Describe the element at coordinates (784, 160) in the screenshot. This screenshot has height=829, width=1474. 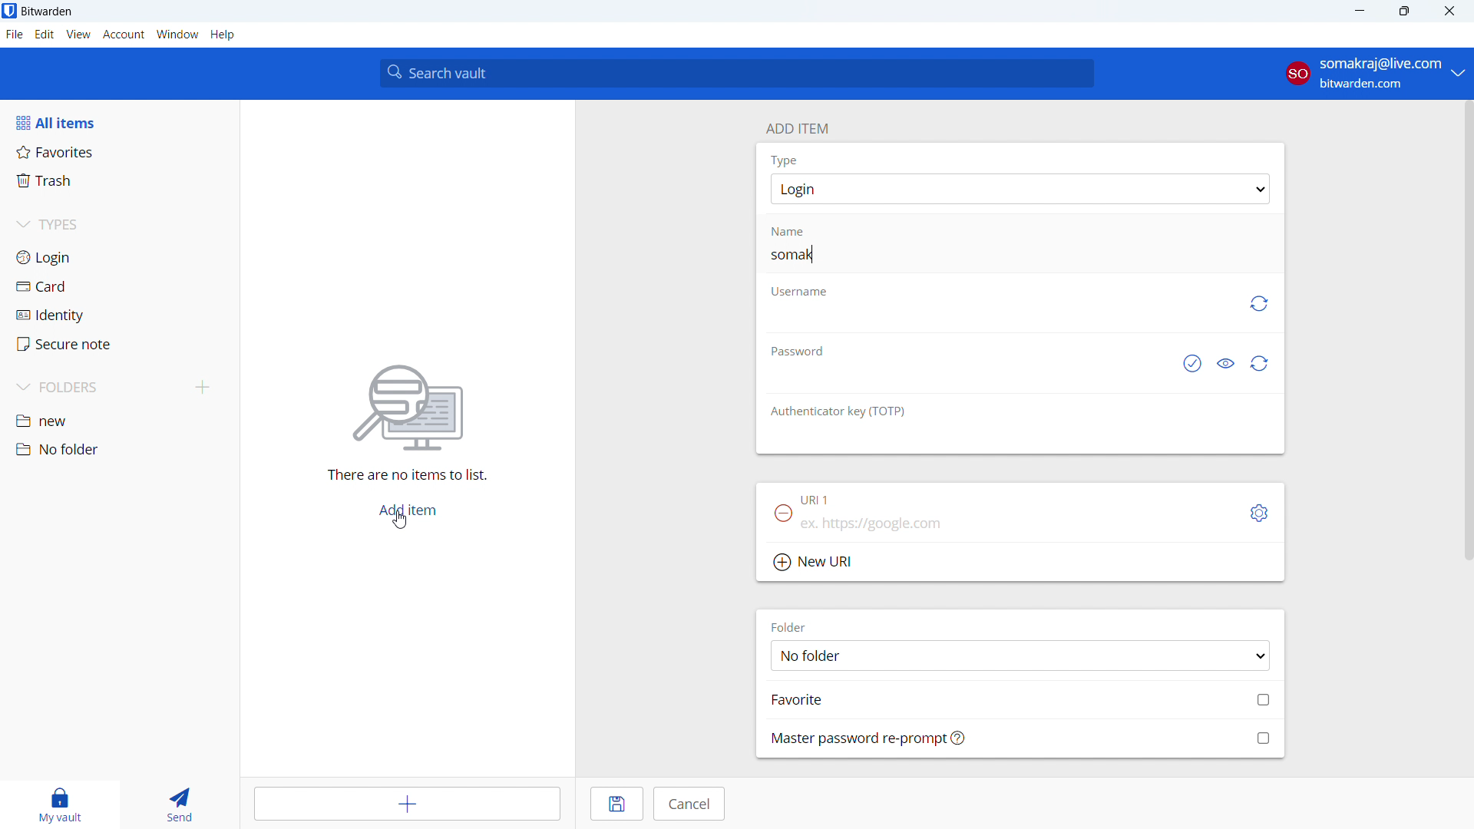
I see `Type` at that location.